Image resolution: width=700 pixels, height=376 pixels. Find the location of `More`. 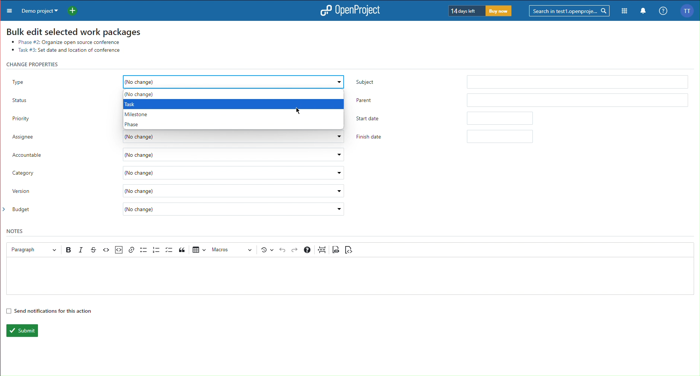

More is located at coordinates (8, 10).